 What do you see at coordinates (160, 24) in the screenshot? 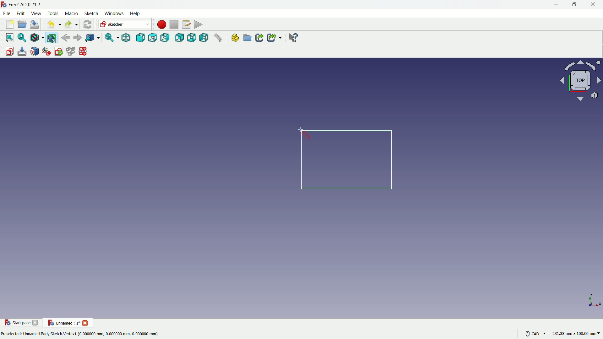
I see `start macros` at bounding box center [160, 24].